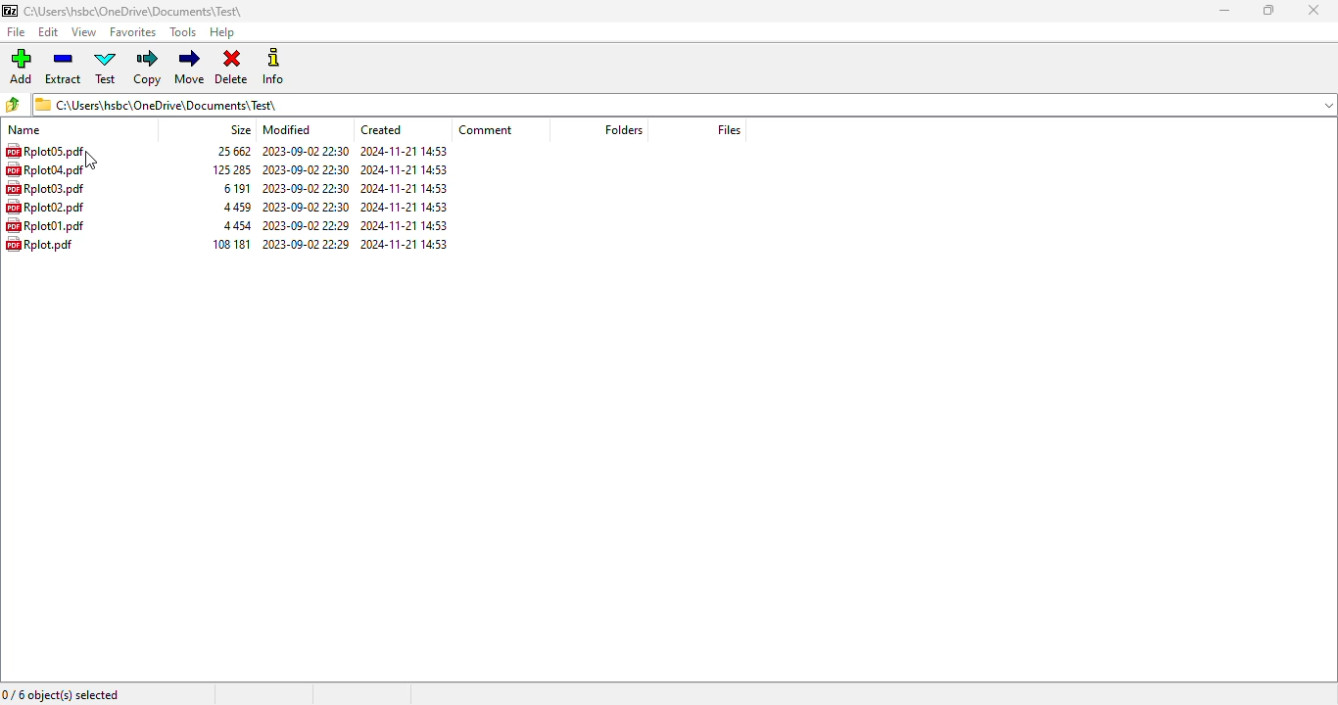 The image size is (1338, 705). What do you see at coordinates (287, 129) in the screenshot?
I see `modified` at bounding box center [287, 129].